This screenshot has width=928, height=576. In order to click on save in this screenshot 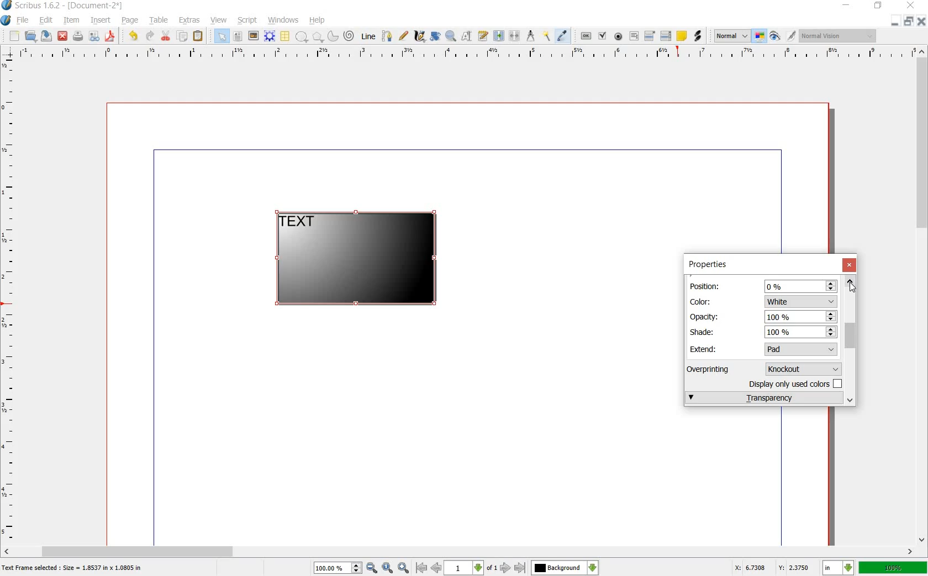, I will do `click(48, 36)`.